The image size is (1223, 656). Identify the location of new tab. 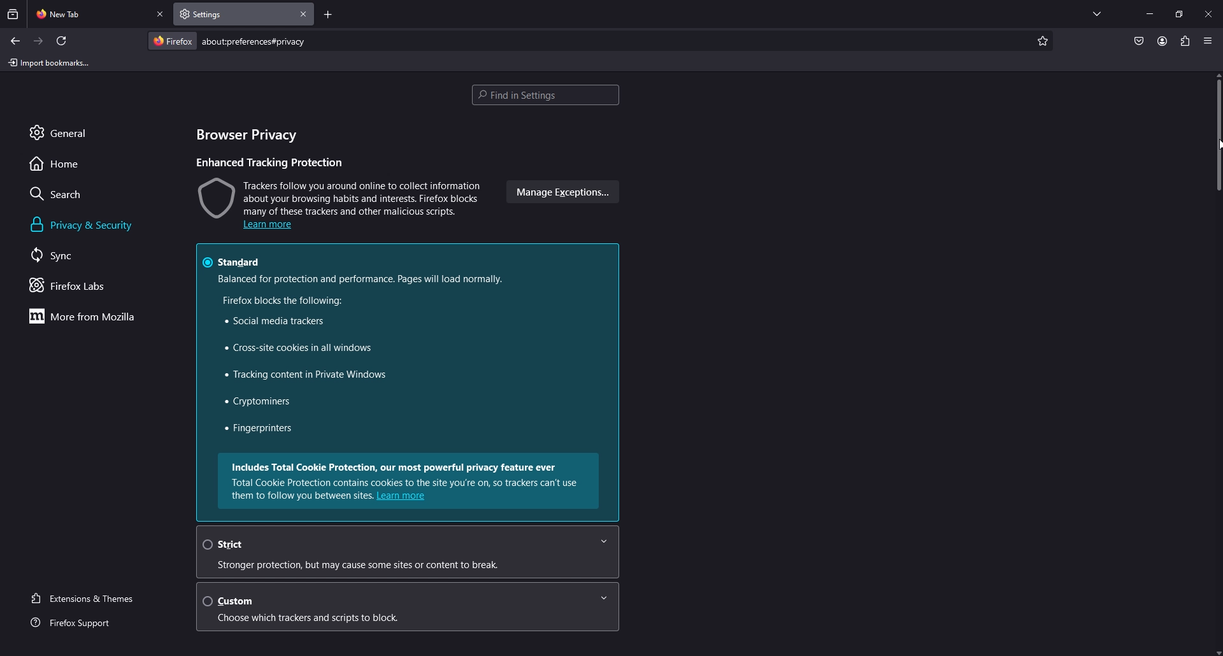
(90, 13).